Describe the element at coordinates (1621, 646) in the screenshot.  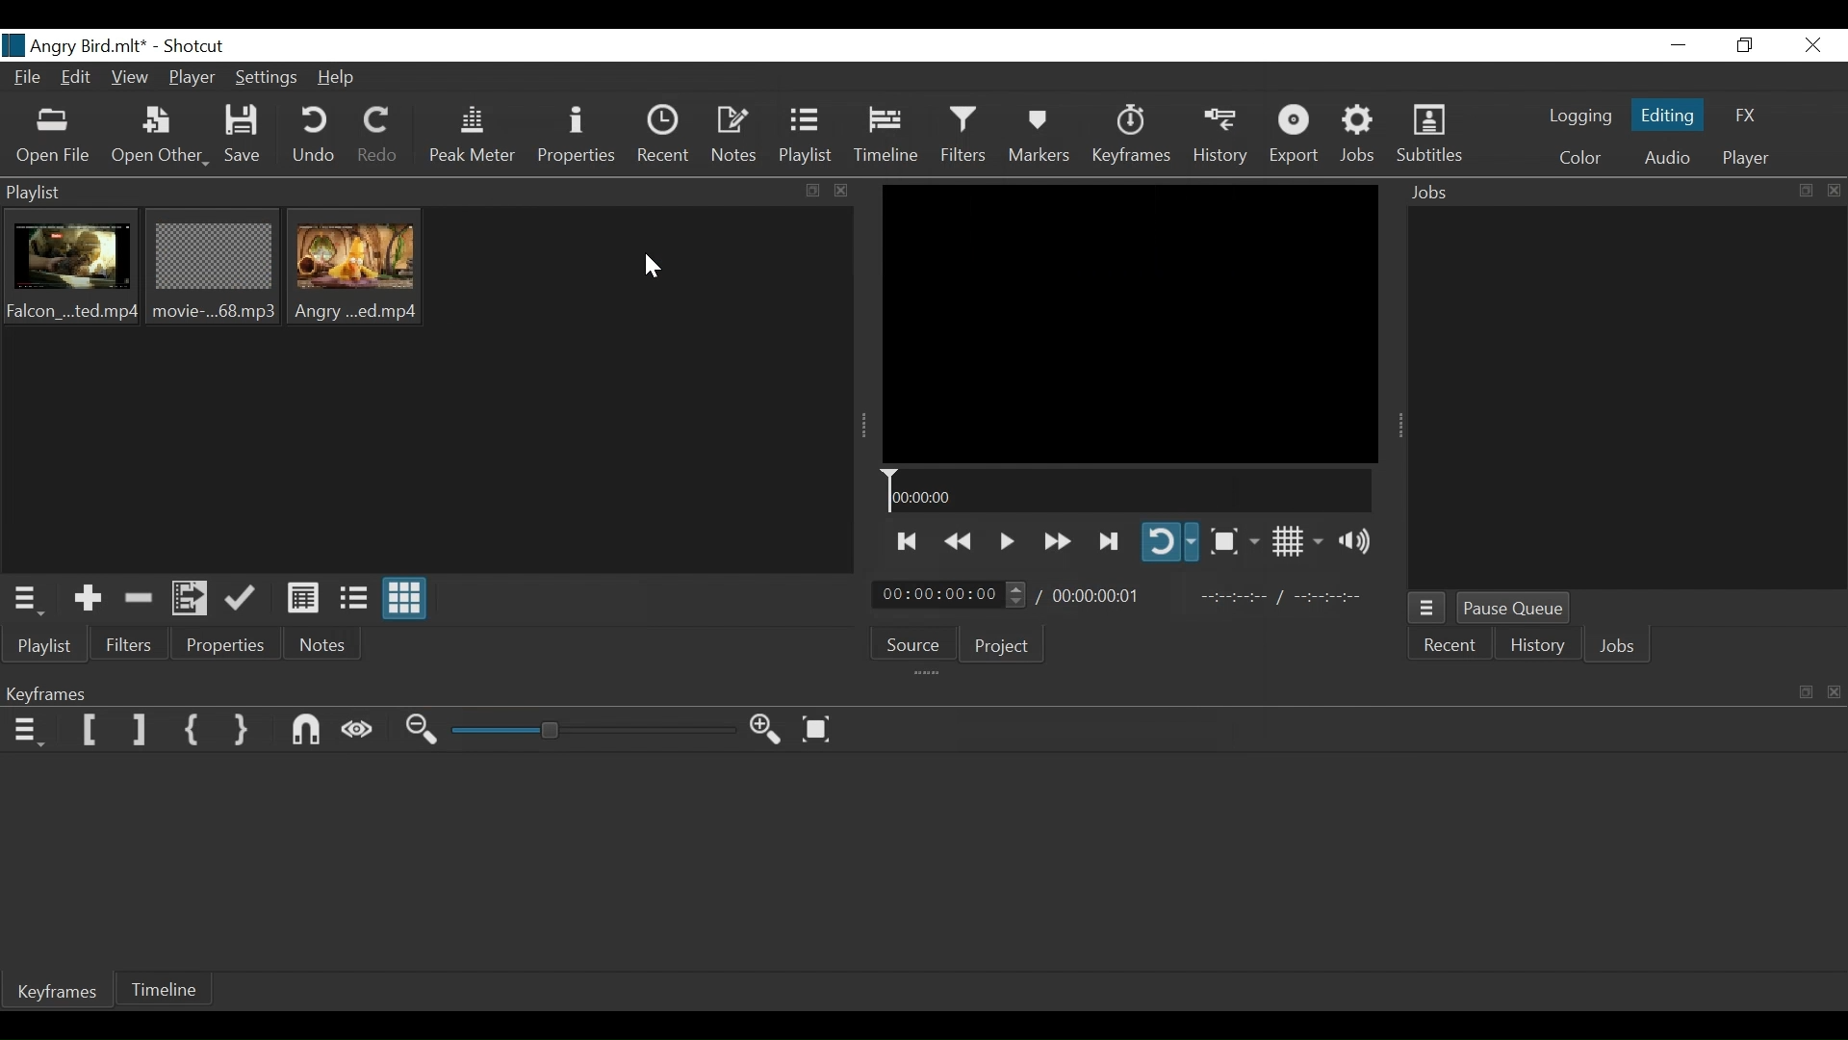
I see `Jobs` at that location.